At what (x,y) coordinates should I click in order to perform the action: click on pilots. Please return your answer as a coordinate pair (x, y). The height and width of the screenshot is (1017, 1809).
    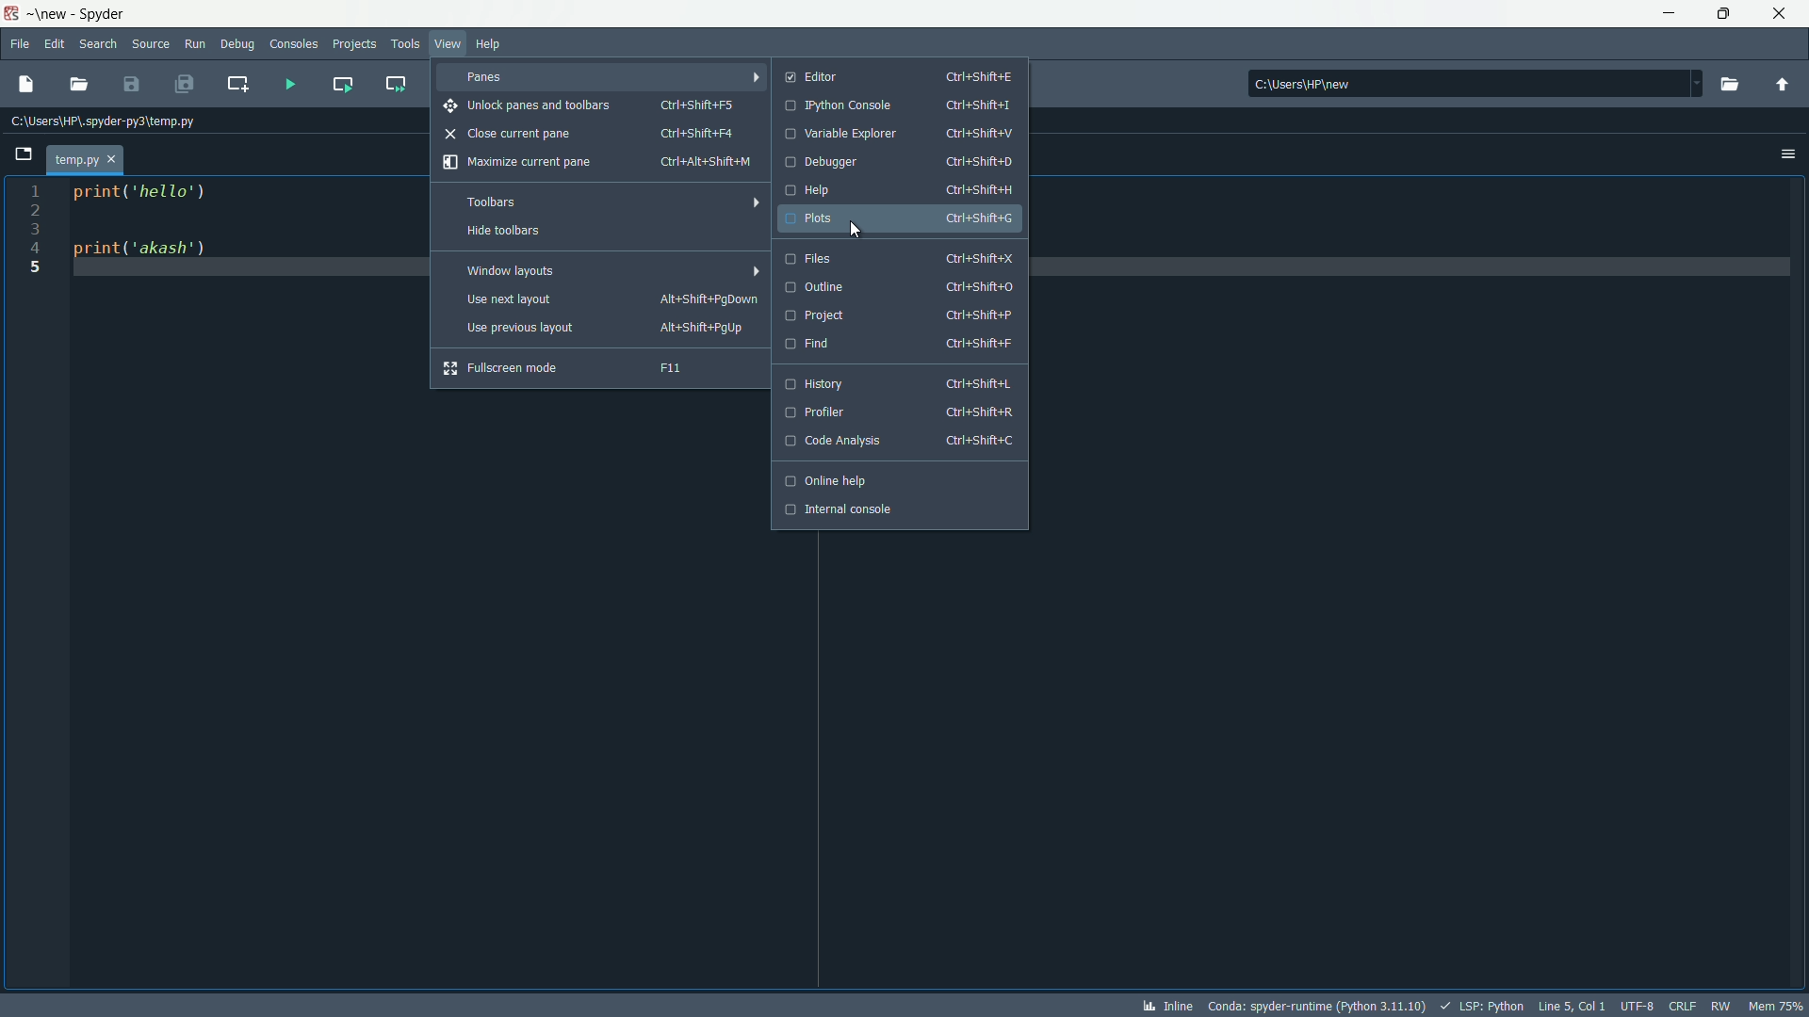
    Looking at the image, I should click on (898, 218).